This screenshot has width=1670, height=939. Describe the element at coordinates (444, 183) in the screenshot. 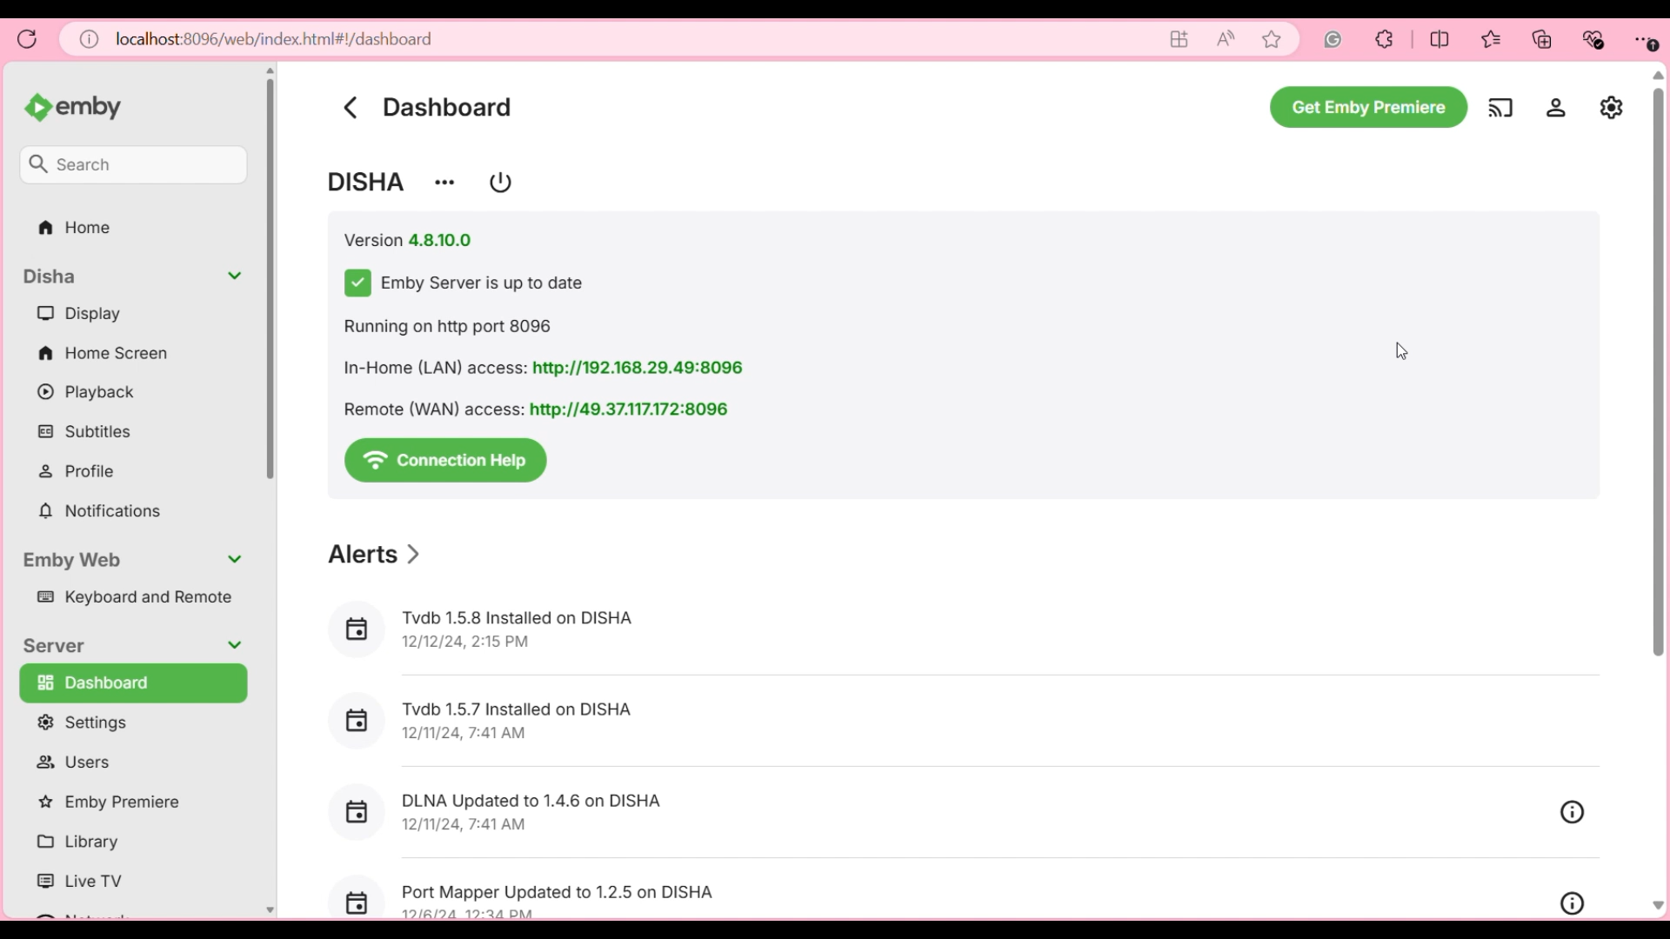

I see `Change server display name/View info` at that location.